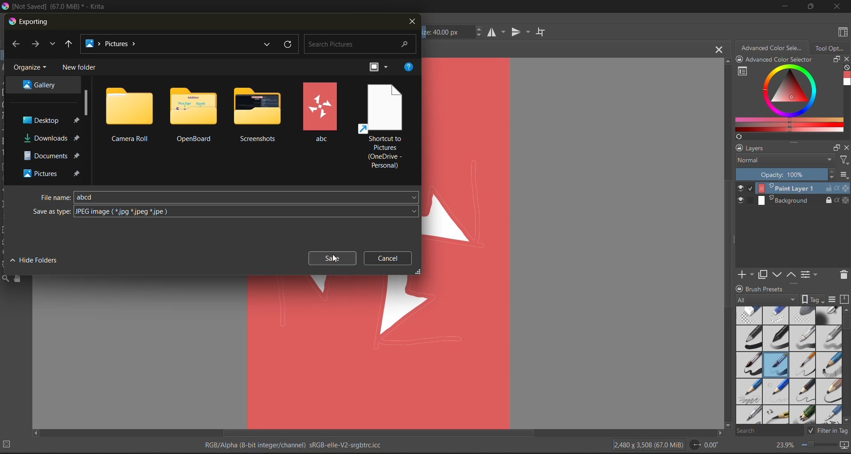 This screenshot has width=851, height=454. What do you see at coordinates (779, 274) in the screenshot?
I see `mask down` at bounding box center [779, 274].